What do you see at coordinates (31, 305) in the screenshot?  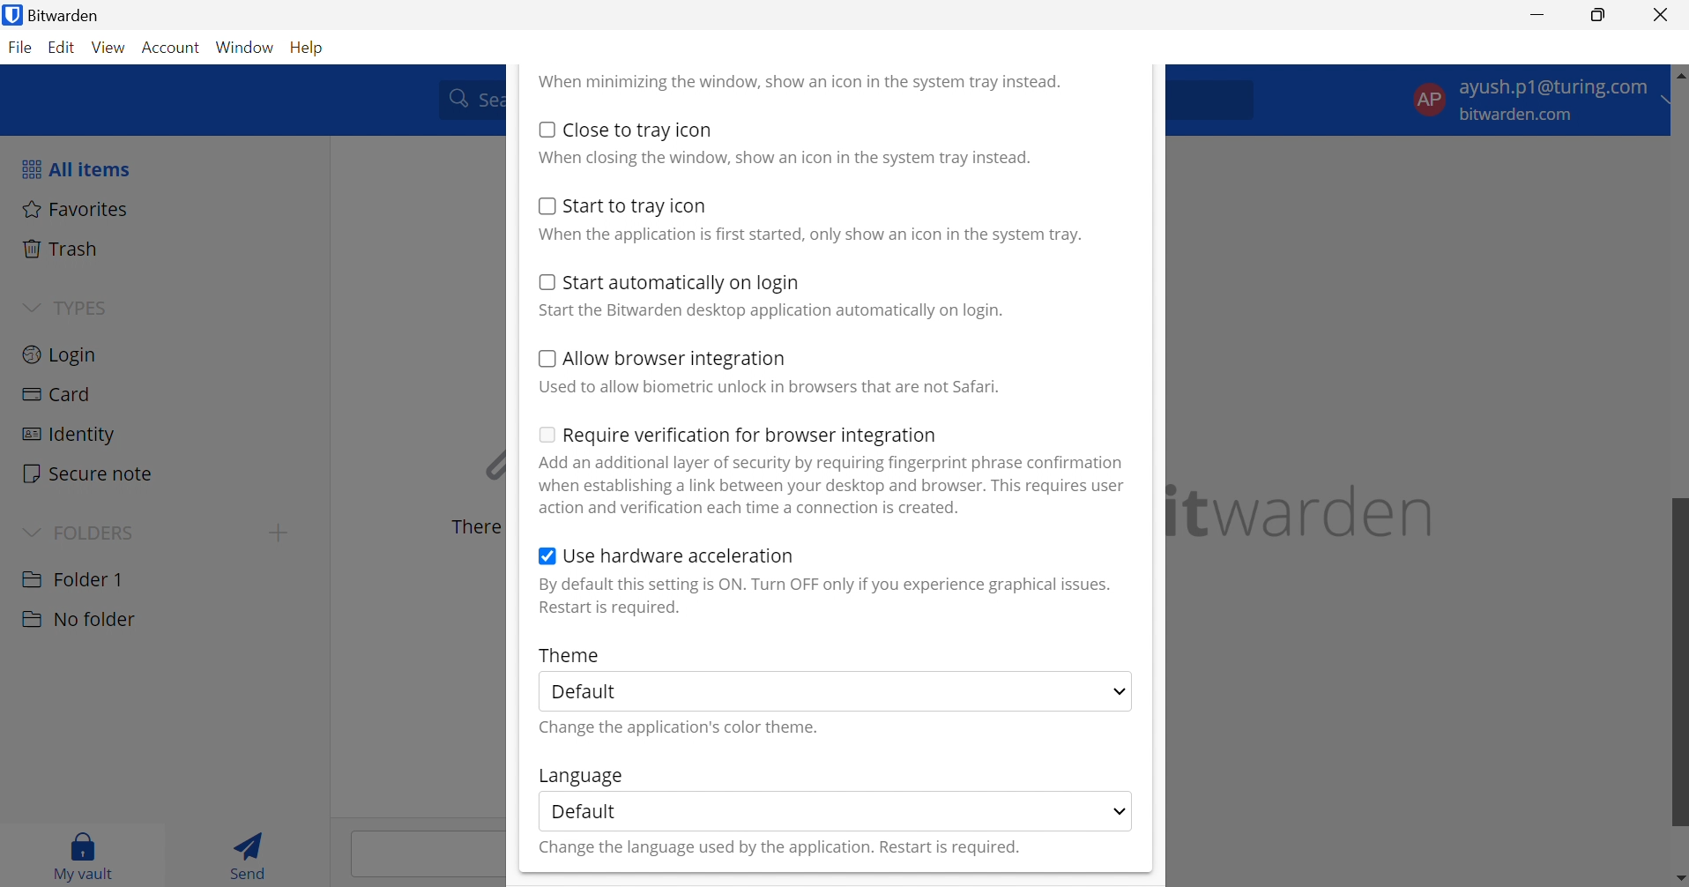 I see `Drop Down` at bounding box center [31, 305].